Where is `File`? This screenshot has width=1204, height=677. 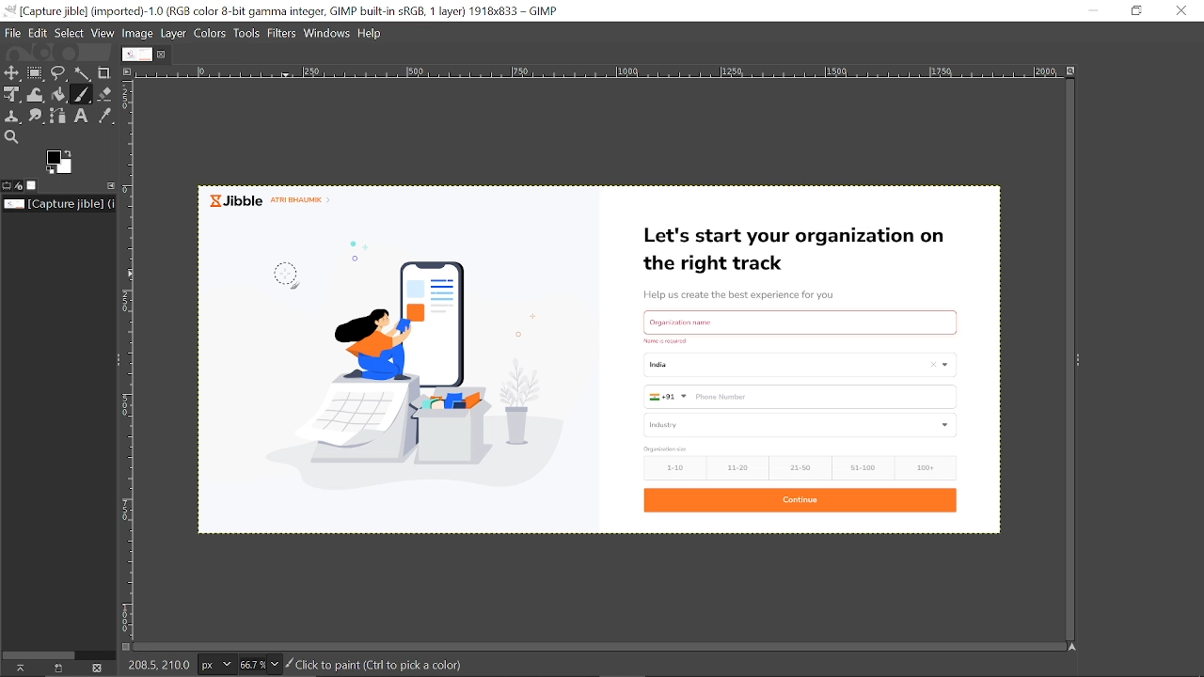
File is located at coordinates (15, 33).